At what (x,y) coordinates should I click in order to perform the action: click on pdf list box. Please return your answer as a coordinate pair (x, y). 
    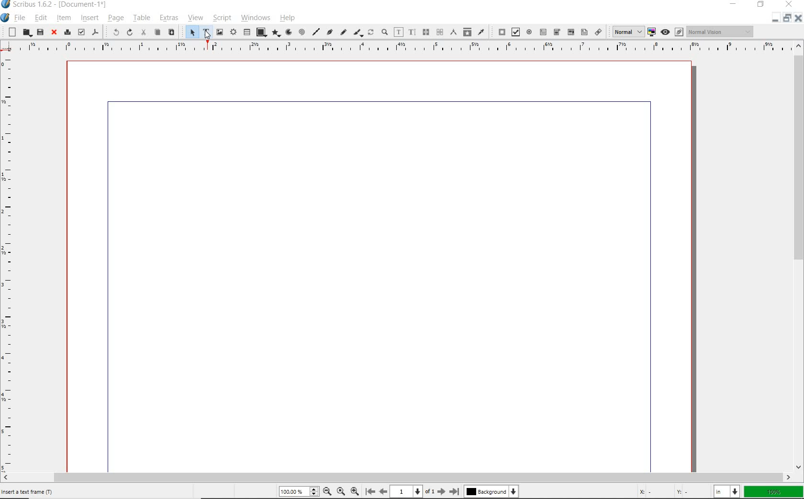
    Looking at the image, I should click on (584, 32).